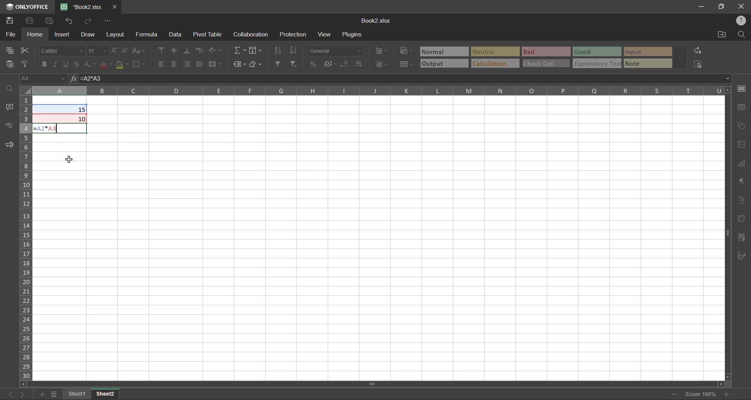 The image size is (751, 400). I want to click on wrap text, so click(199, 50).